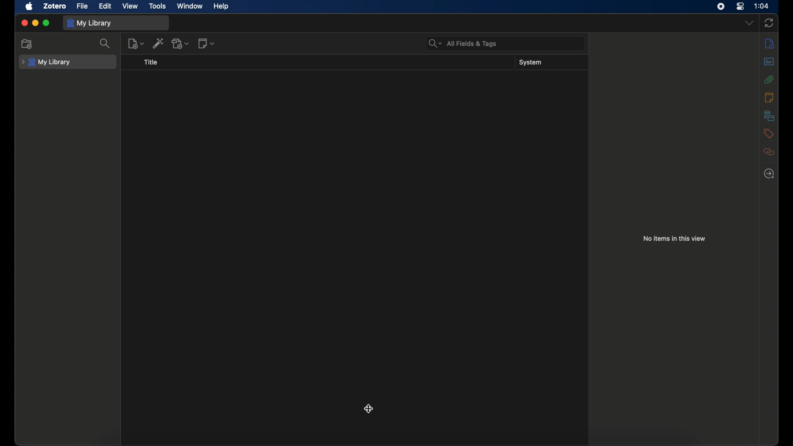 This screenshot has width=793, height=446. Describe the element at coordinates (769, 134) in the screenshot. I see `tags` at that location.